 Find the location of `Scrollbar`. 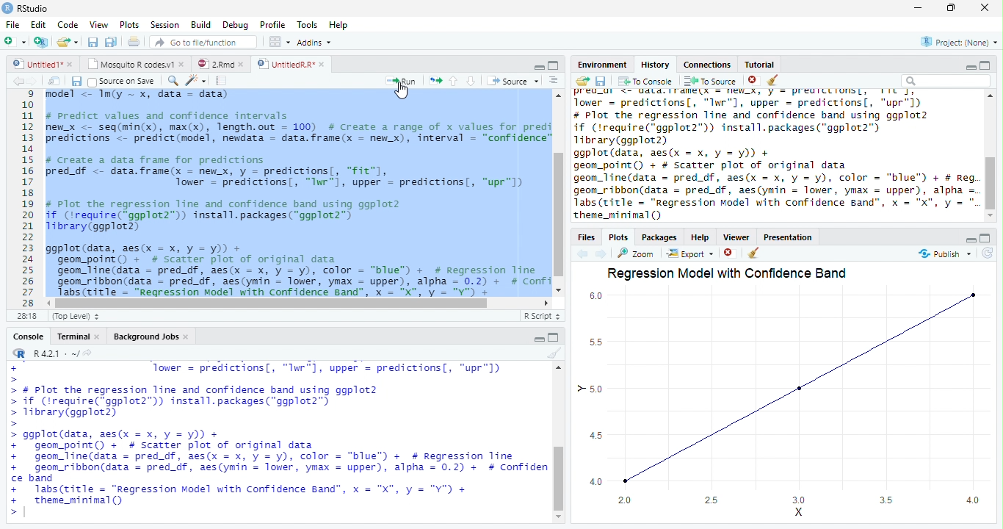

Scrollbar is located at coordinates (300, 303).